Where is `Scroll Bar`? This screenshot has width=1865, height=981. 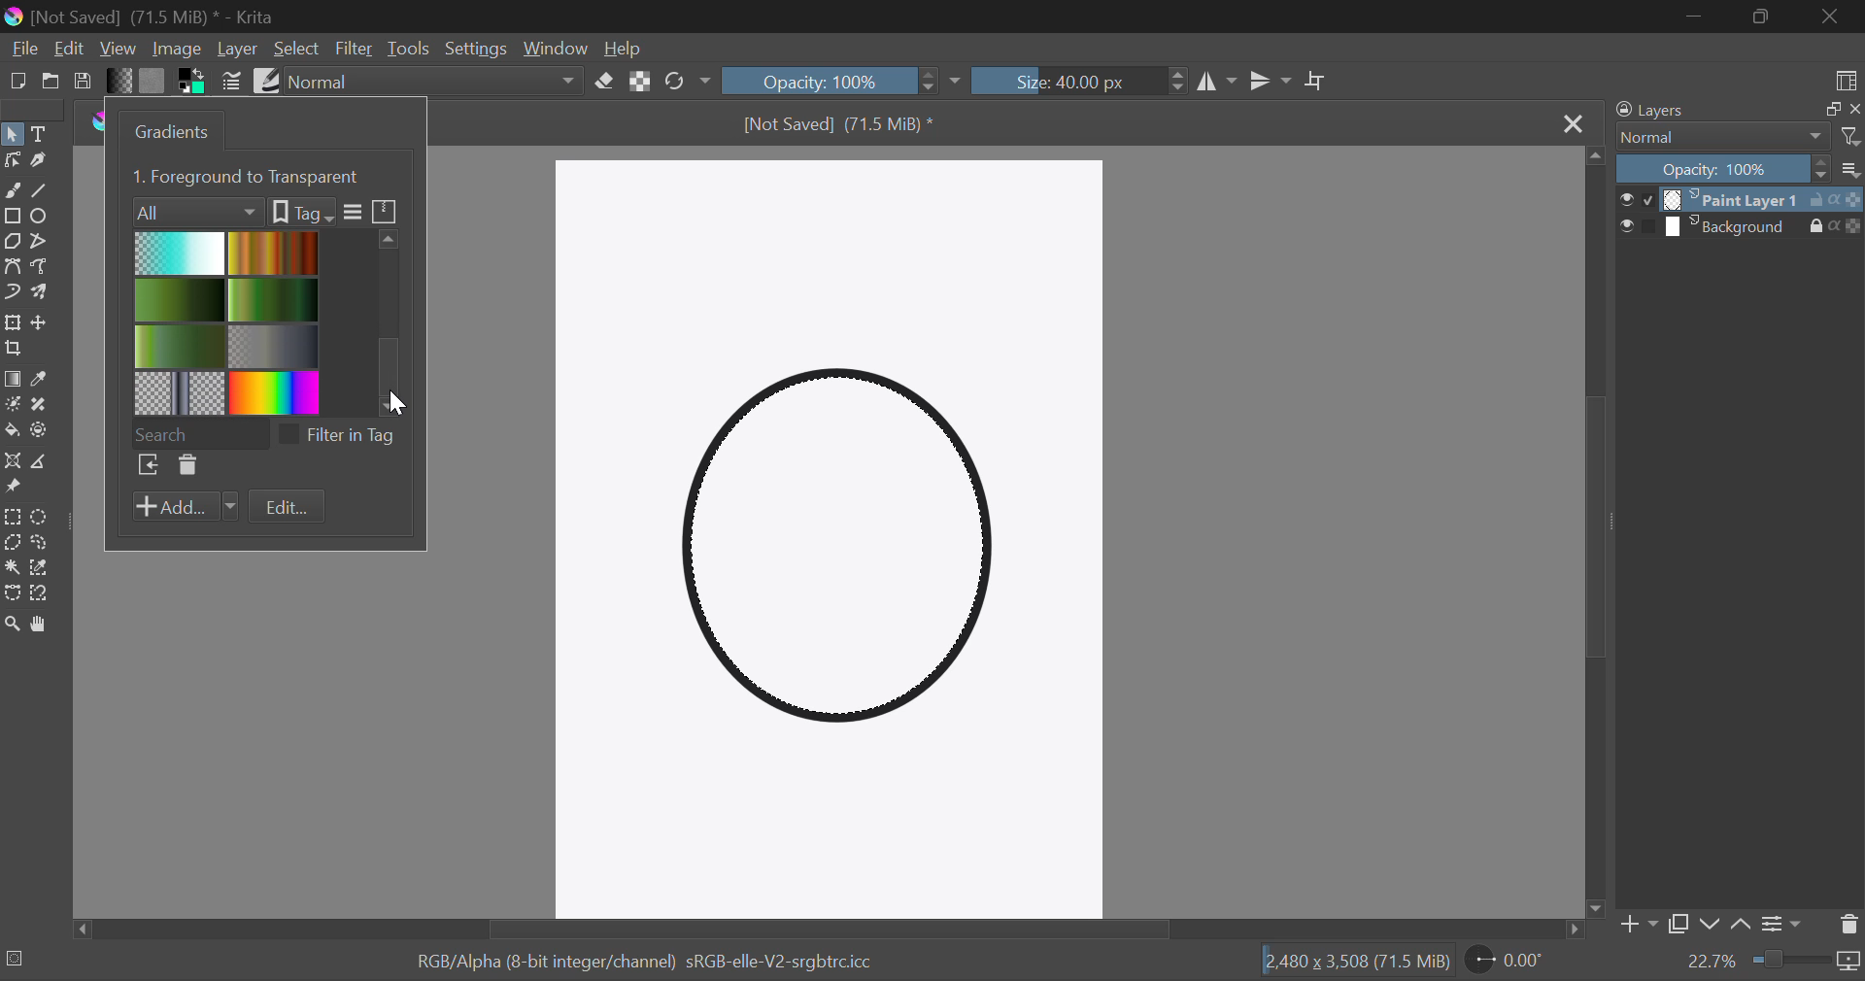 Scroll Bar is located at coordinates (1592, 536).